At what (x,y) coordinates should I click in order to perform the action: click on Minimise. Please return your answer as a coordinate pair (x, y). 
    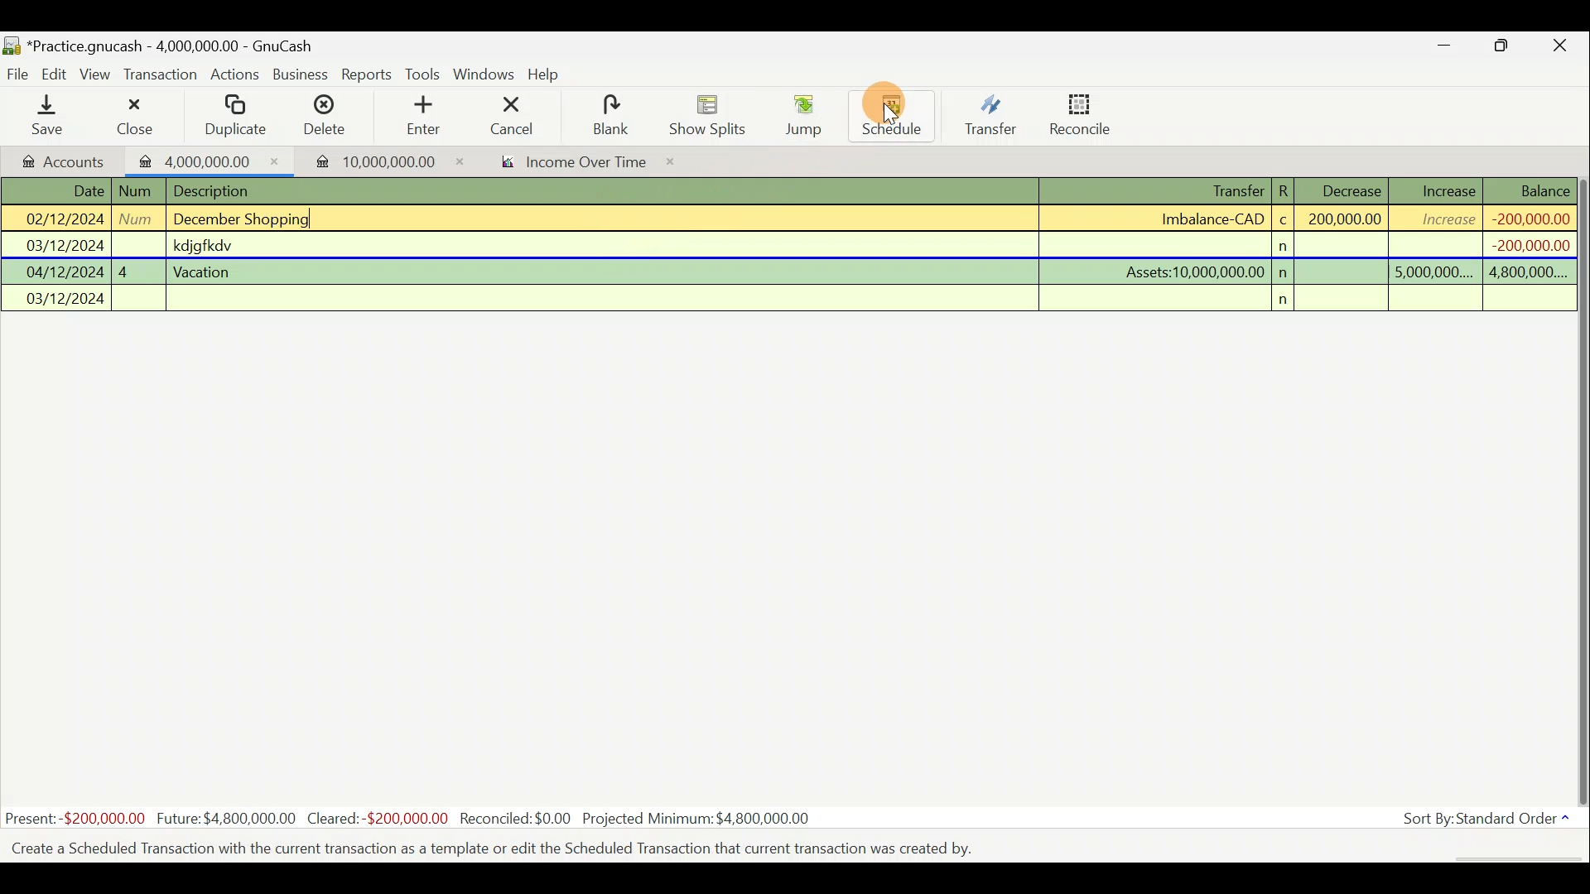
    Looking at the image, I should click on (1445, 49).